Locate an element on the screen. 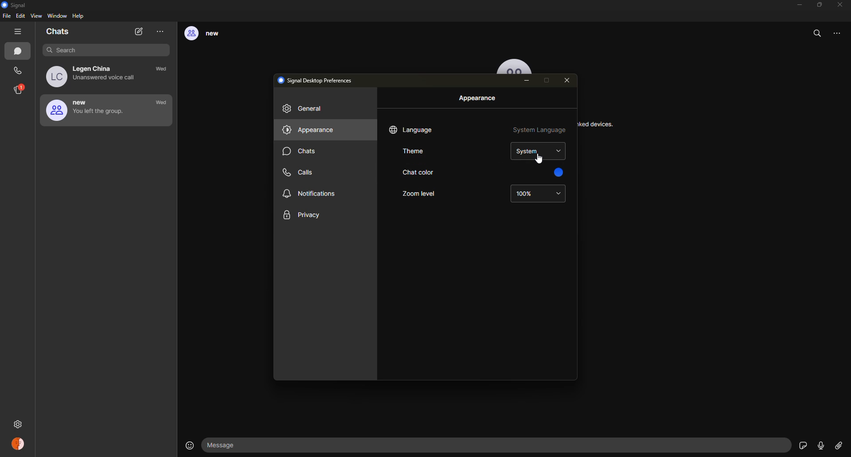 This screenshot has width=851, height=457. chats is located at coordinates (59, 32).